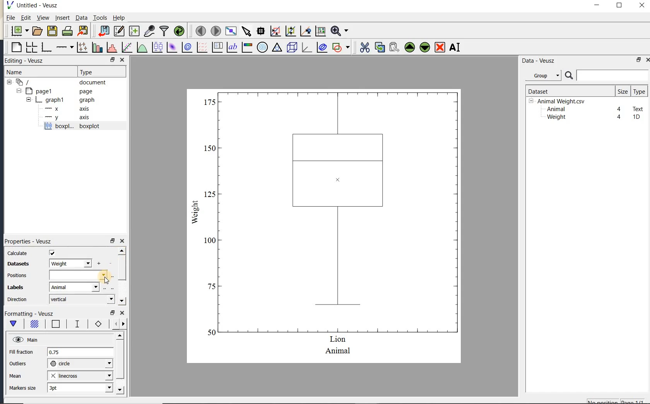  What do you see at coordinates (321, 47) in the screenshot?
I see `plot covariance ellipses` at bounding box center [321, 47].